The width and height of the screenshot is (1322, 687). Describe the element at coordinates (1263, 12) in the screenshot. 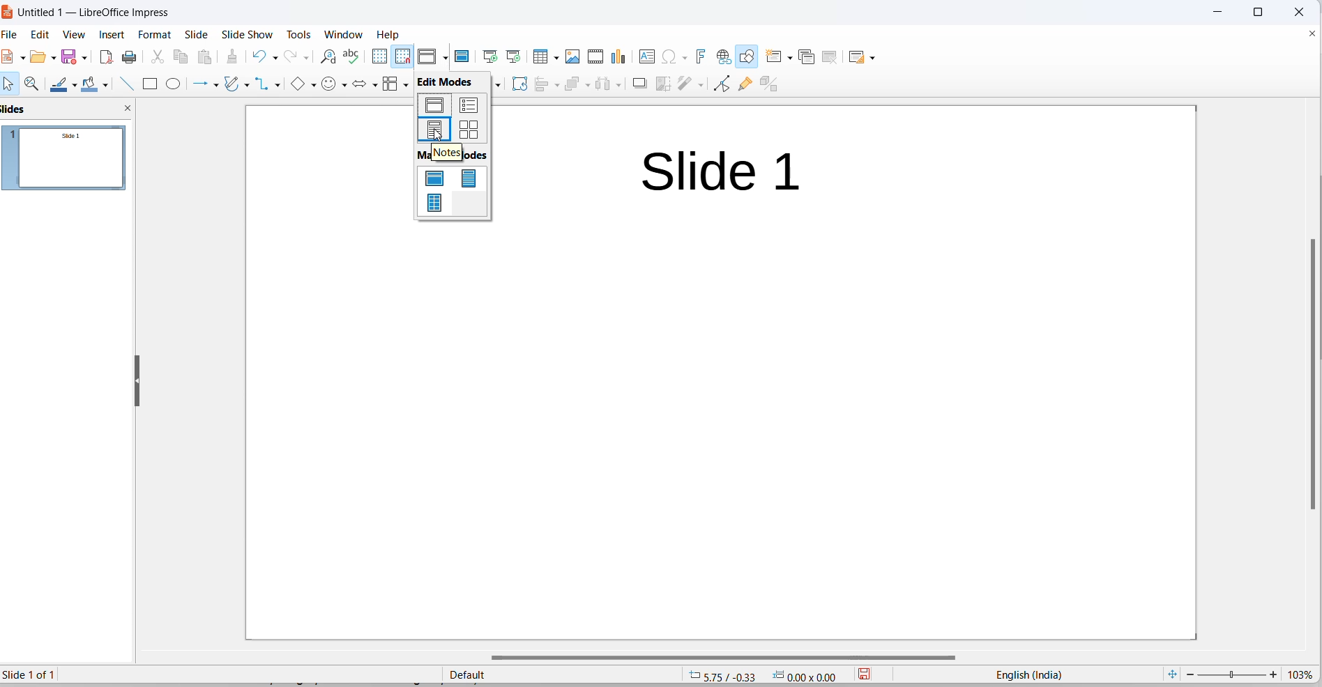

I see `maximize` at that location.